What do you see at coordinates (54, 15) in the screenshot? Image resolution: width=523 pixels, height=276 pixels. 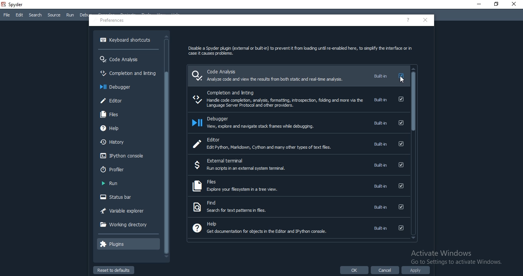 I see `Source` at bounding box center [54, 15].